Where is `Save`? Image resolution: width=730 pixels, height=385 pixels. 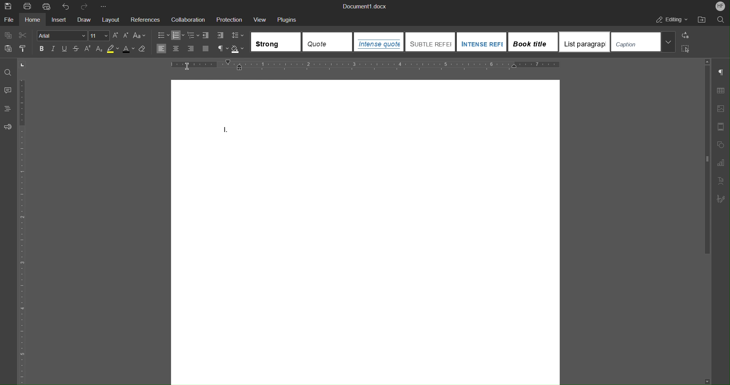 Save is located at coordinates (7, 6).